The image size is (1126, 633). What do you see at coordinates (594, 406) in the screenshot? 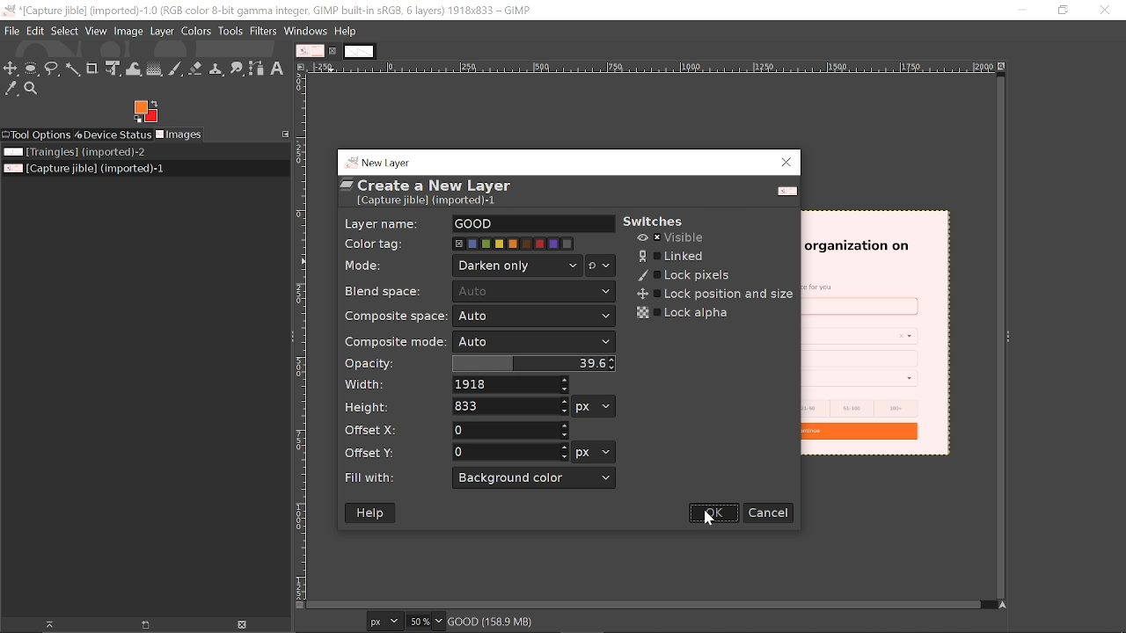
I see `Height Units` at bounding box center [594, 406].